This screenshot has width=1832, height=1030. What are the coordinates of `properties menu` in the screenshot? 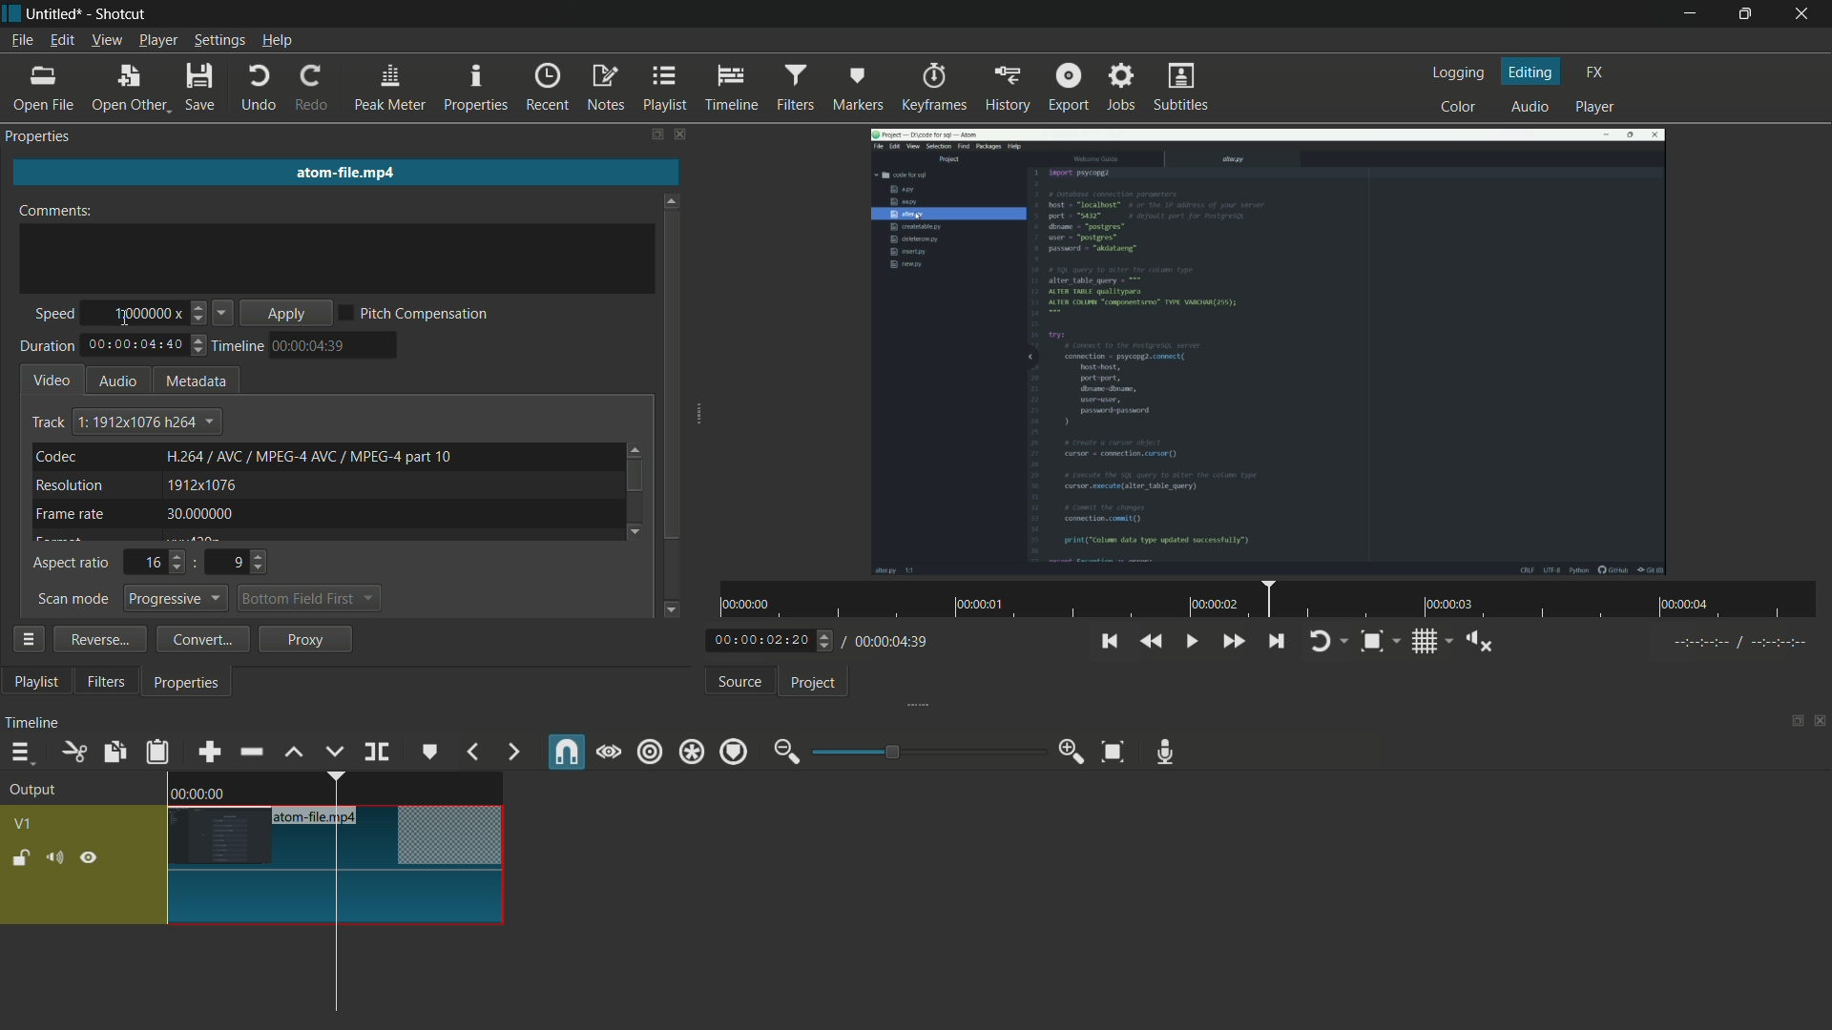 It's located at (27, 638).